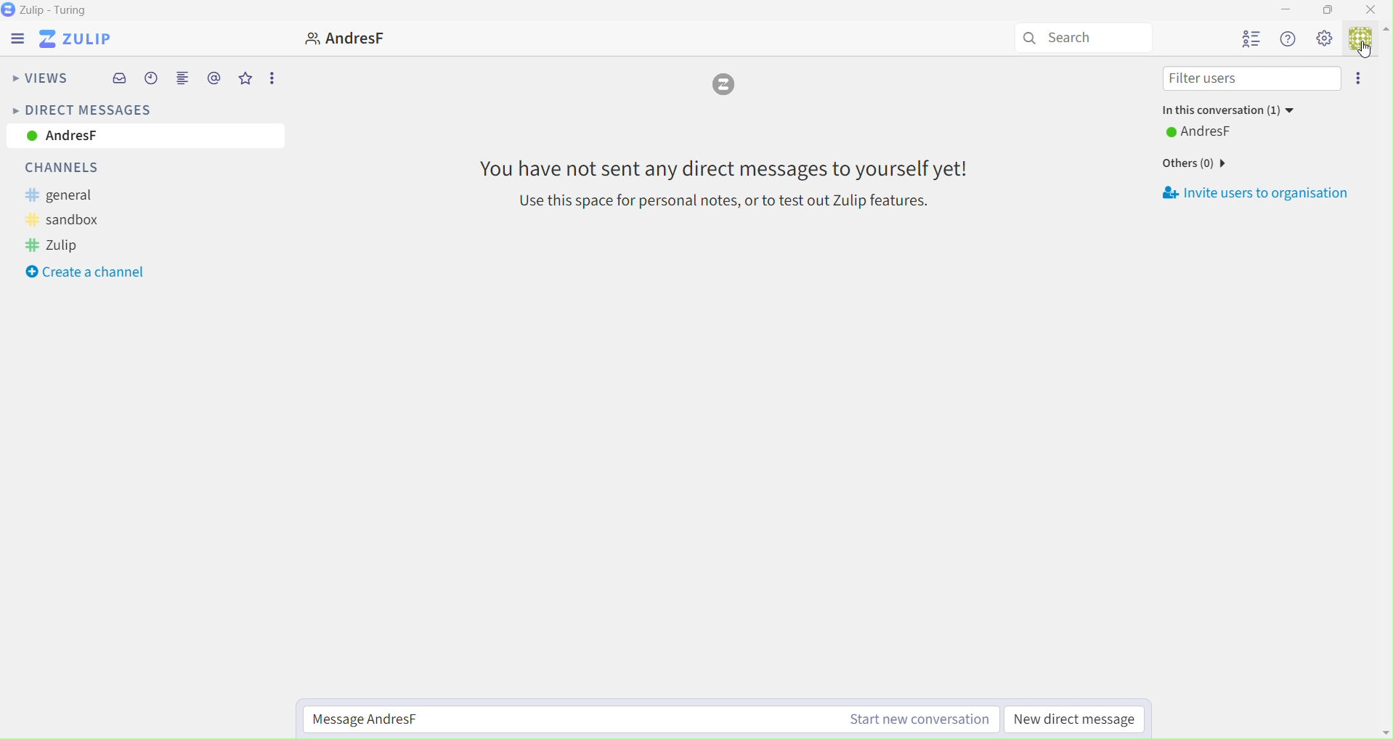 This screenshot has width=1393, height=739. Describe the element at coordinates (1359, 80) in the screenshot. I see `More` at that location.